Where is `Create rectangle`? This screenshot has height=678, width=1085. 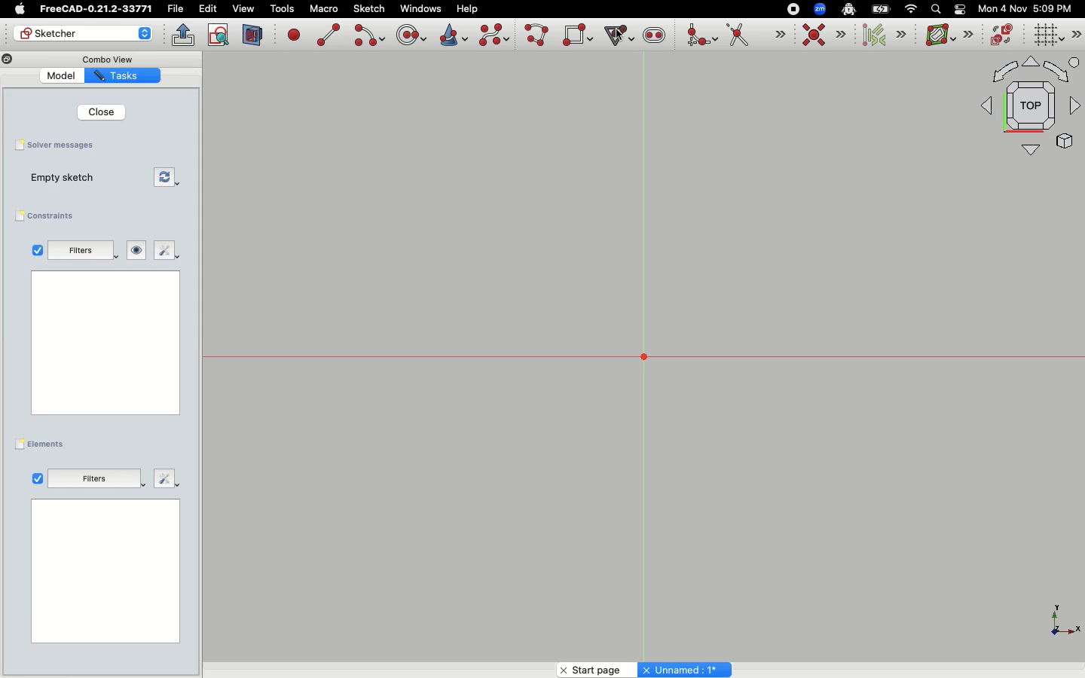 Create rectangle is located at coordinates (578, 35).